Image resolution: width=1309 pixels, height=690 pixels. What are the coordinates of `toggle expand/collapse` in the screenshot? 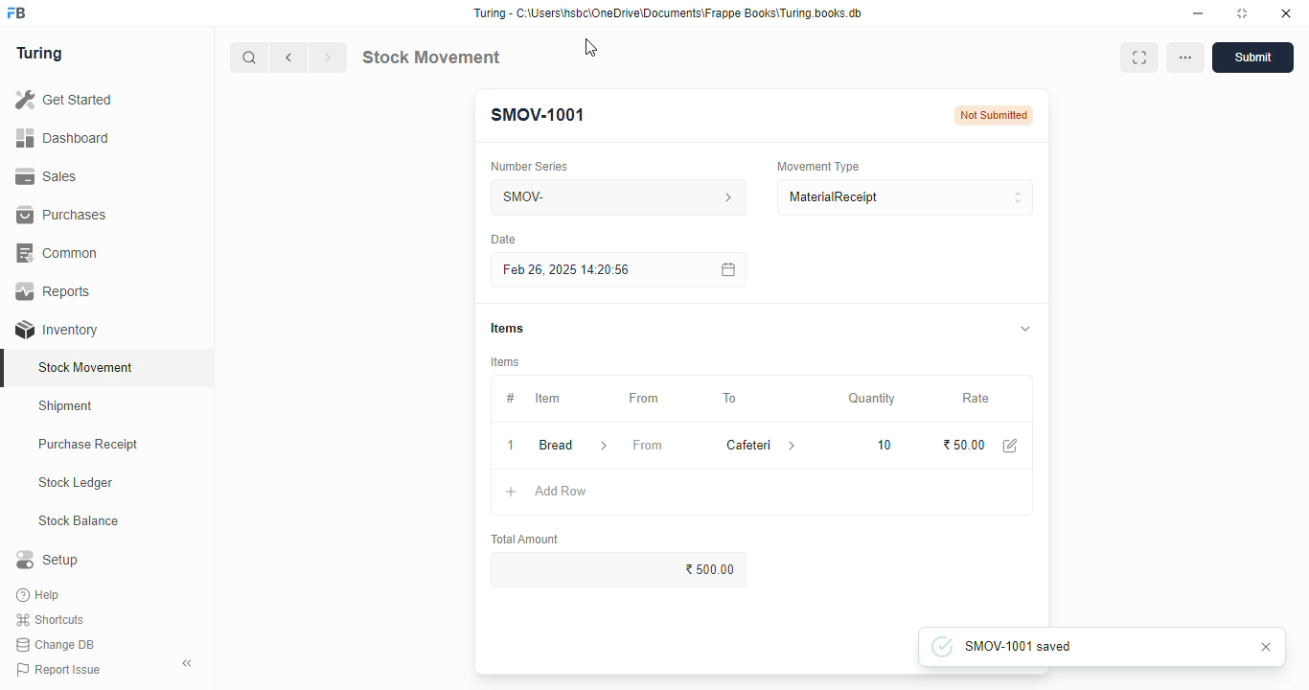 It's located at (1026, 328).